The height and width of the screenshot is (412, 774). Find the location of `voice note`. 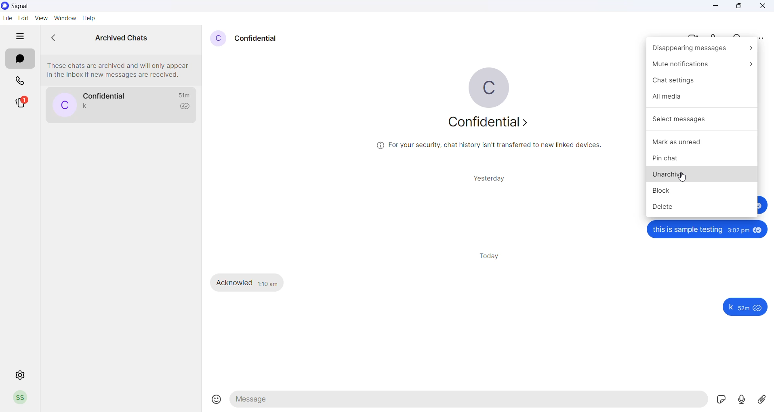

voice note is located at coordinates (741, 400).